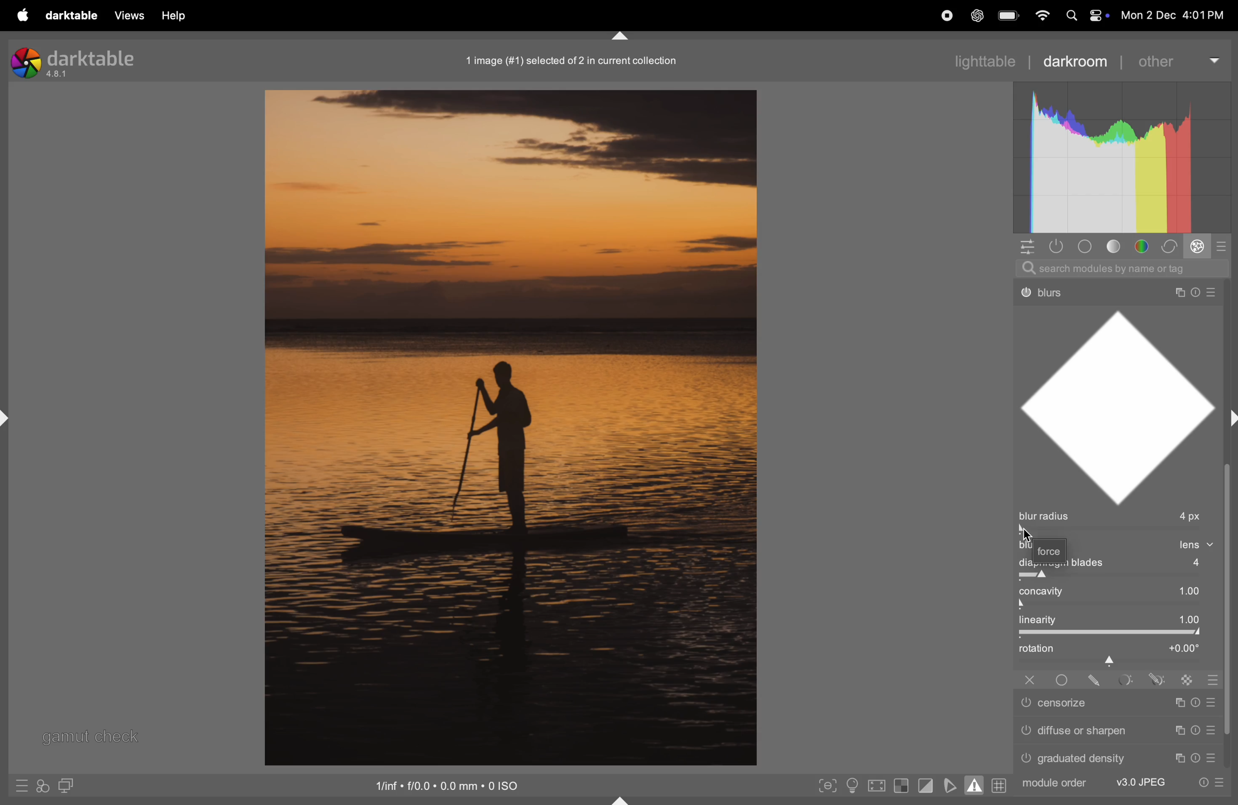 This screenshot has width=1238, height=805. What do you see at coordinates (128, 15) in the screenshot?
I see `views` at bounding box center [128, 15].